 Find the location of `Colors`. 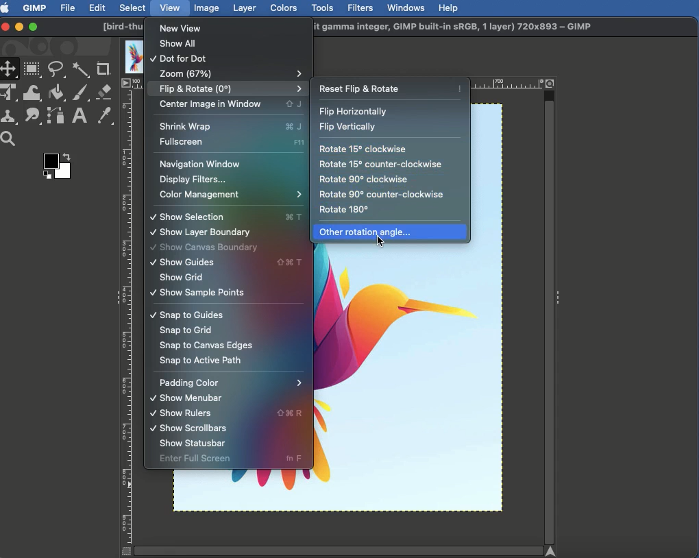

Colors is located at coordinates (284, 8).